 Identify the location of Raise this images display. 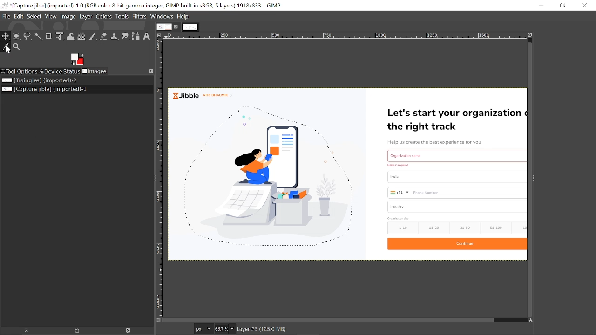
(23, 331).